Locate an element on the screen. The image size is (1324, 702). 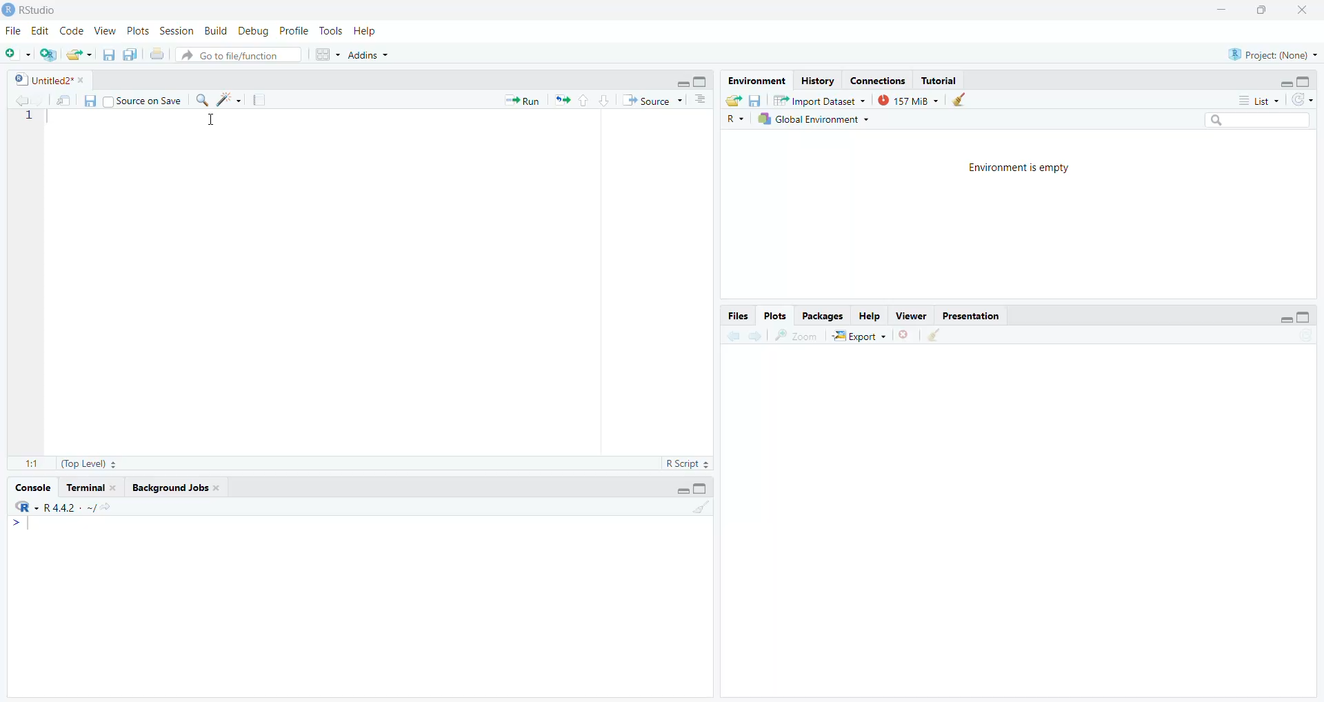
minimize is located at coordinates (1220, 11).